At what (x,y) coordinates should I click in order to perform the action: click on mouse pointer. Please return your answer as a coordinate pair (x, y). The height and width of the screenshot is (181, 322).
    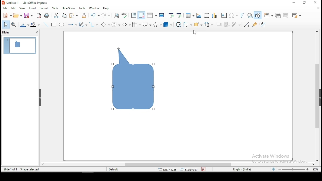
    Looking at the image, I should click on (195, 32).